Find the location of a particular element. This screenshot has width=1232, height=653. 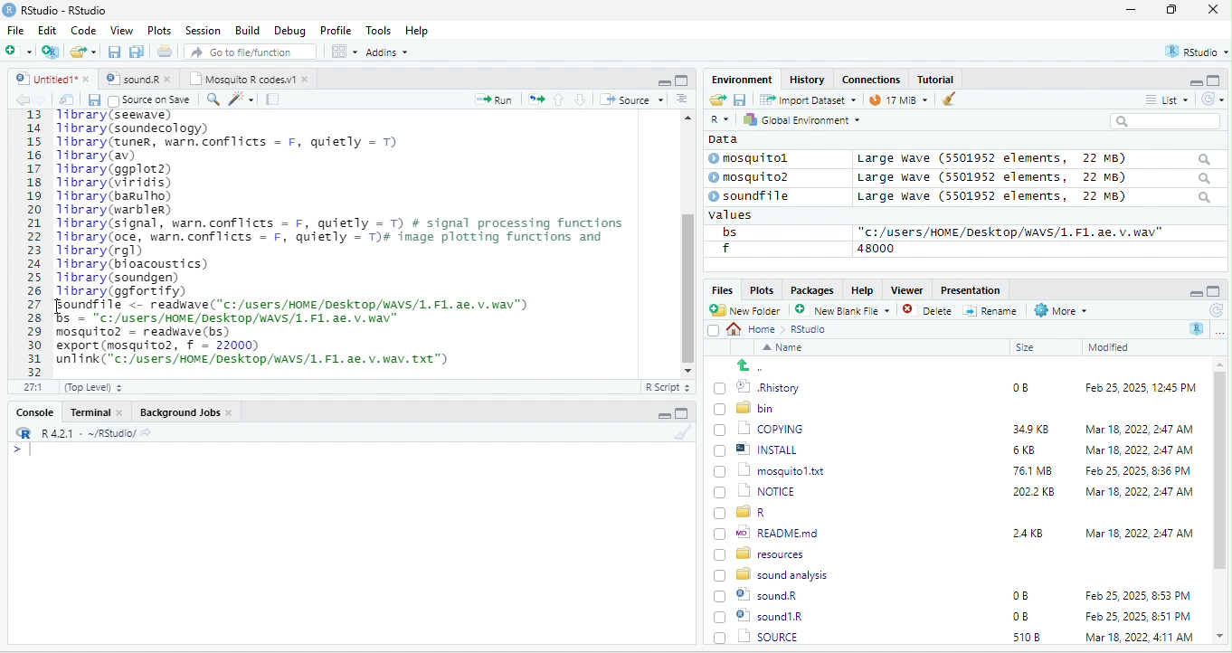

data is located at coordinates (721, 138).